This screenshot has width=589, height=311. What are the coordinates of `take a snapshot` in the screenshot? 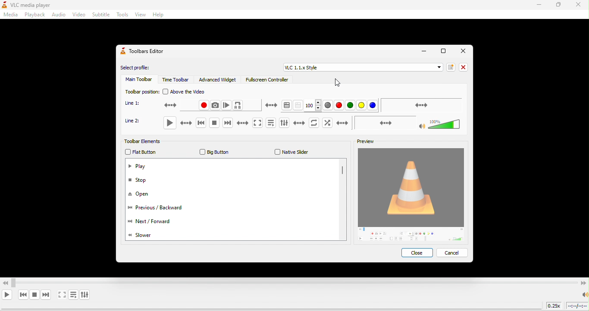 It's located at (215, 105).